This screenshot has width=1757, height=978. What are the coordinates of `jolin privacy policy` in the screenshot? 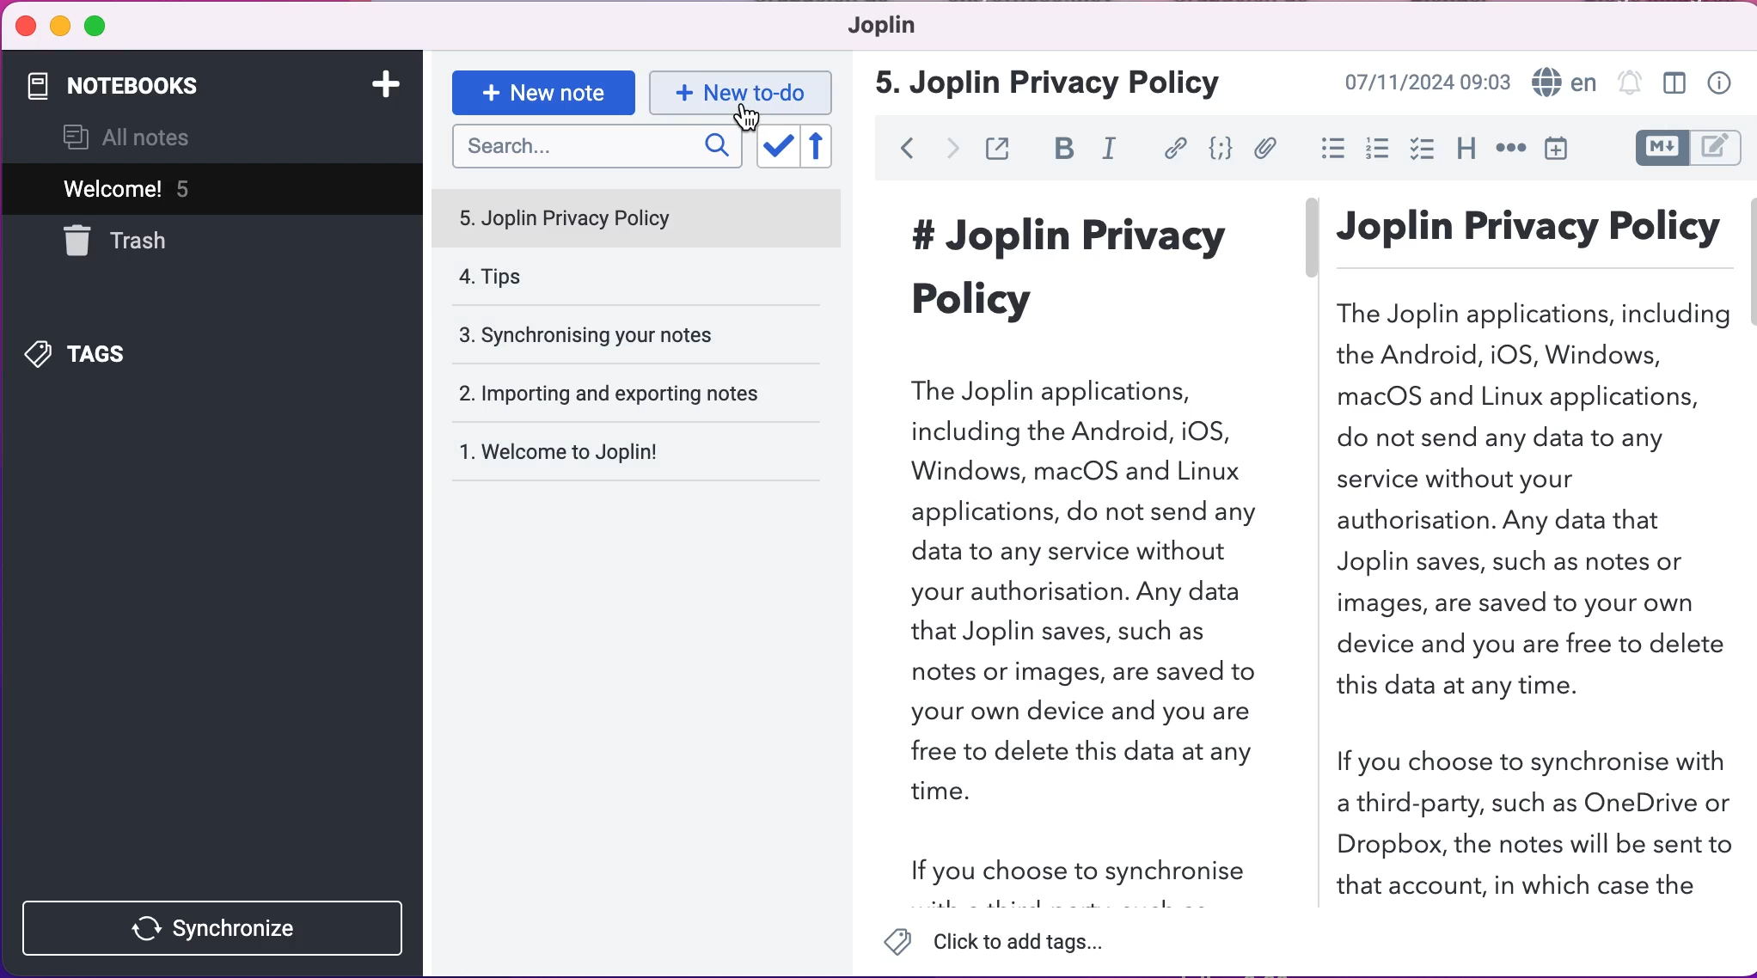 It's located at (1056, 81).